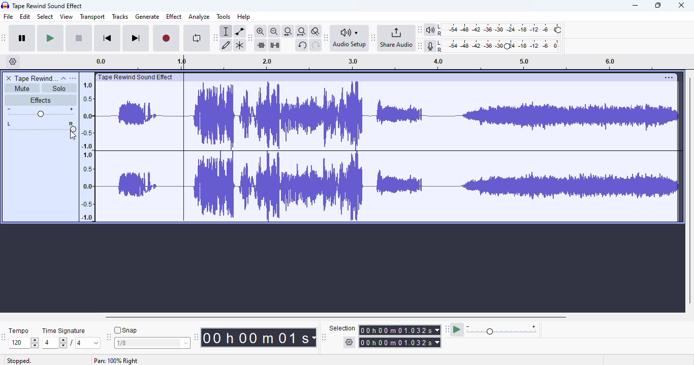  Describe the element at coordinates (316, 46) in the screenshot. I see `redo` at that location.